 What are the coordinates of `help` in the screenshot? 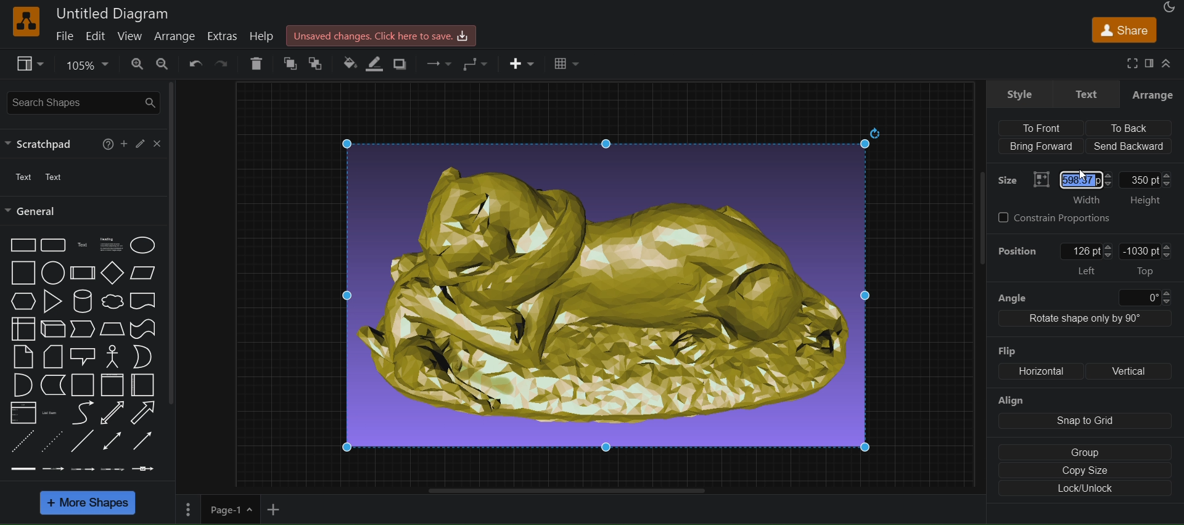 It's located at (106, 144).